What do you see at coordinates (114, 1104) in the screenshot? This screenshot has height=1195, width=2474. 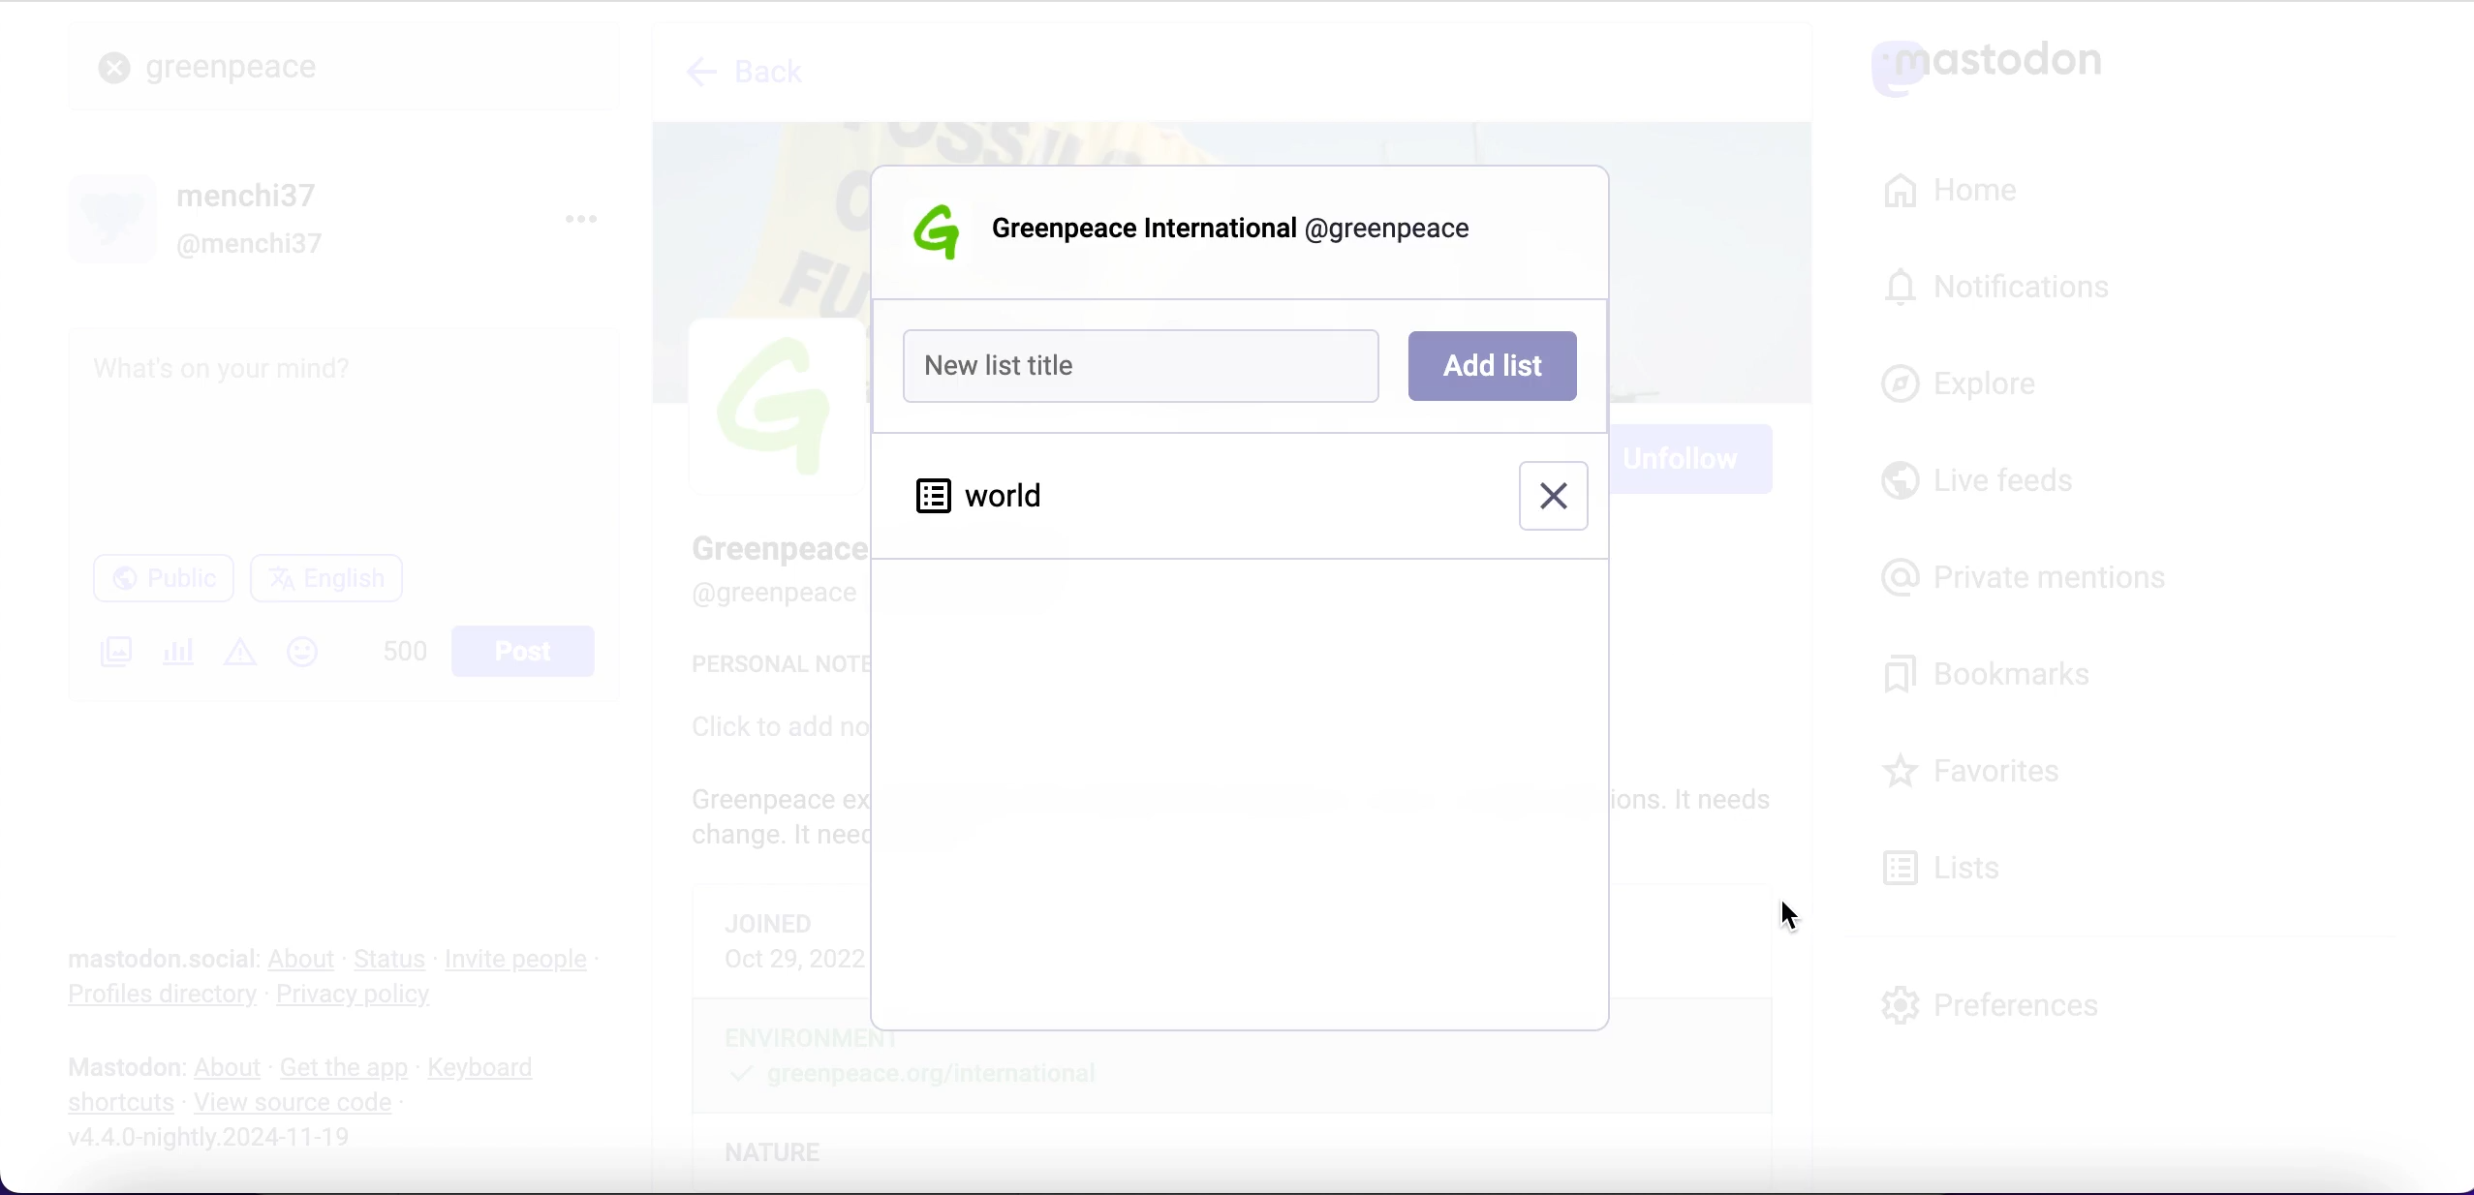 I see `shortcuts` at bounding box center [114, 1104].